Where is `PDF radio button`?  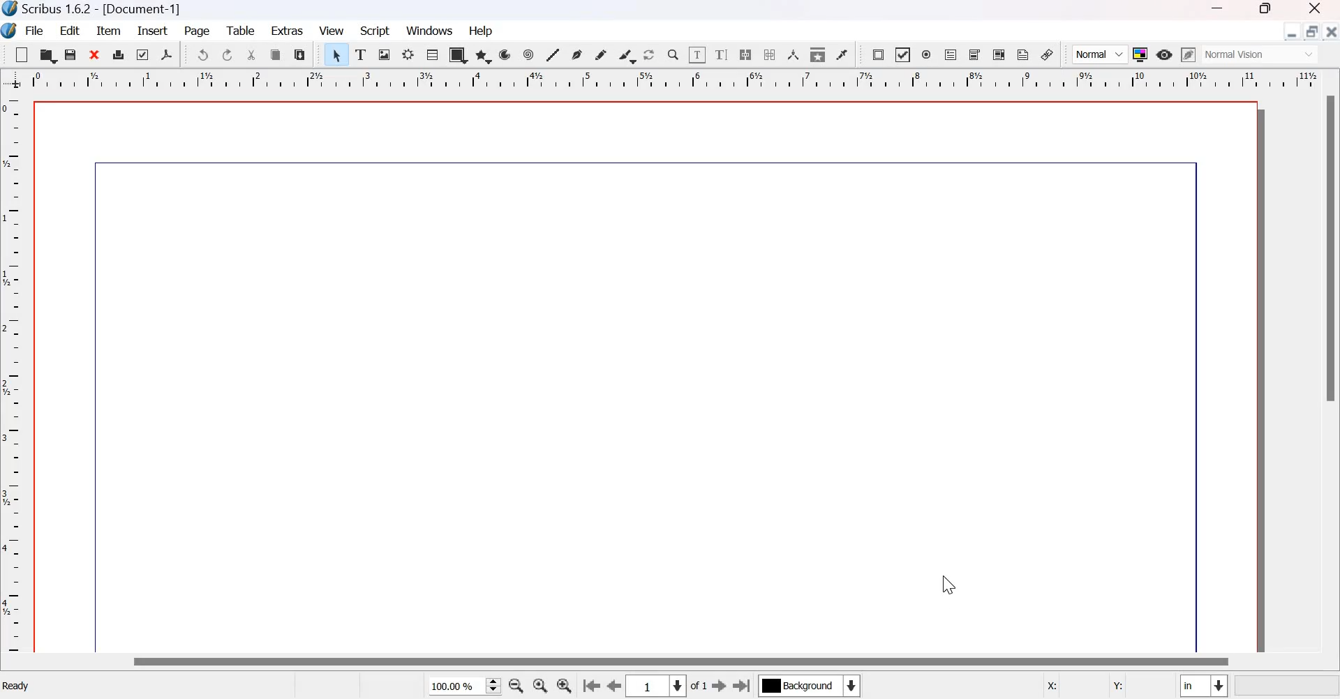 PDF radio button is located at coordinates (926, 54).